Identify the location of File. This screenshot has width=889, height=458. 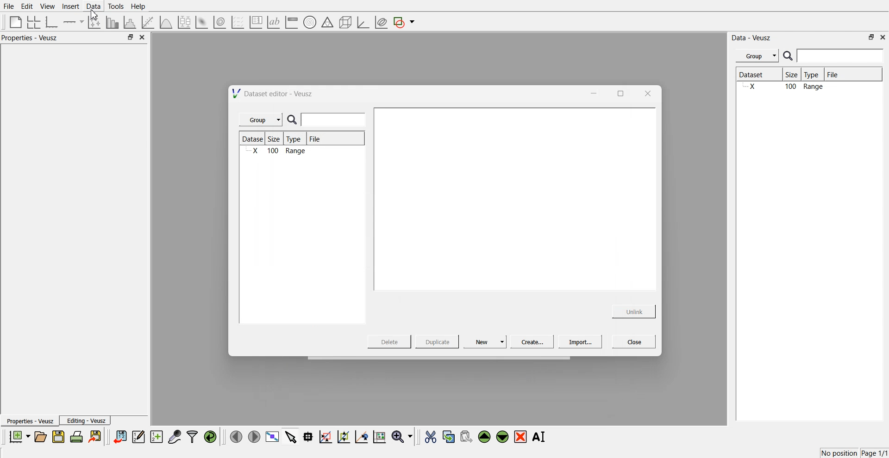
(841, 74).